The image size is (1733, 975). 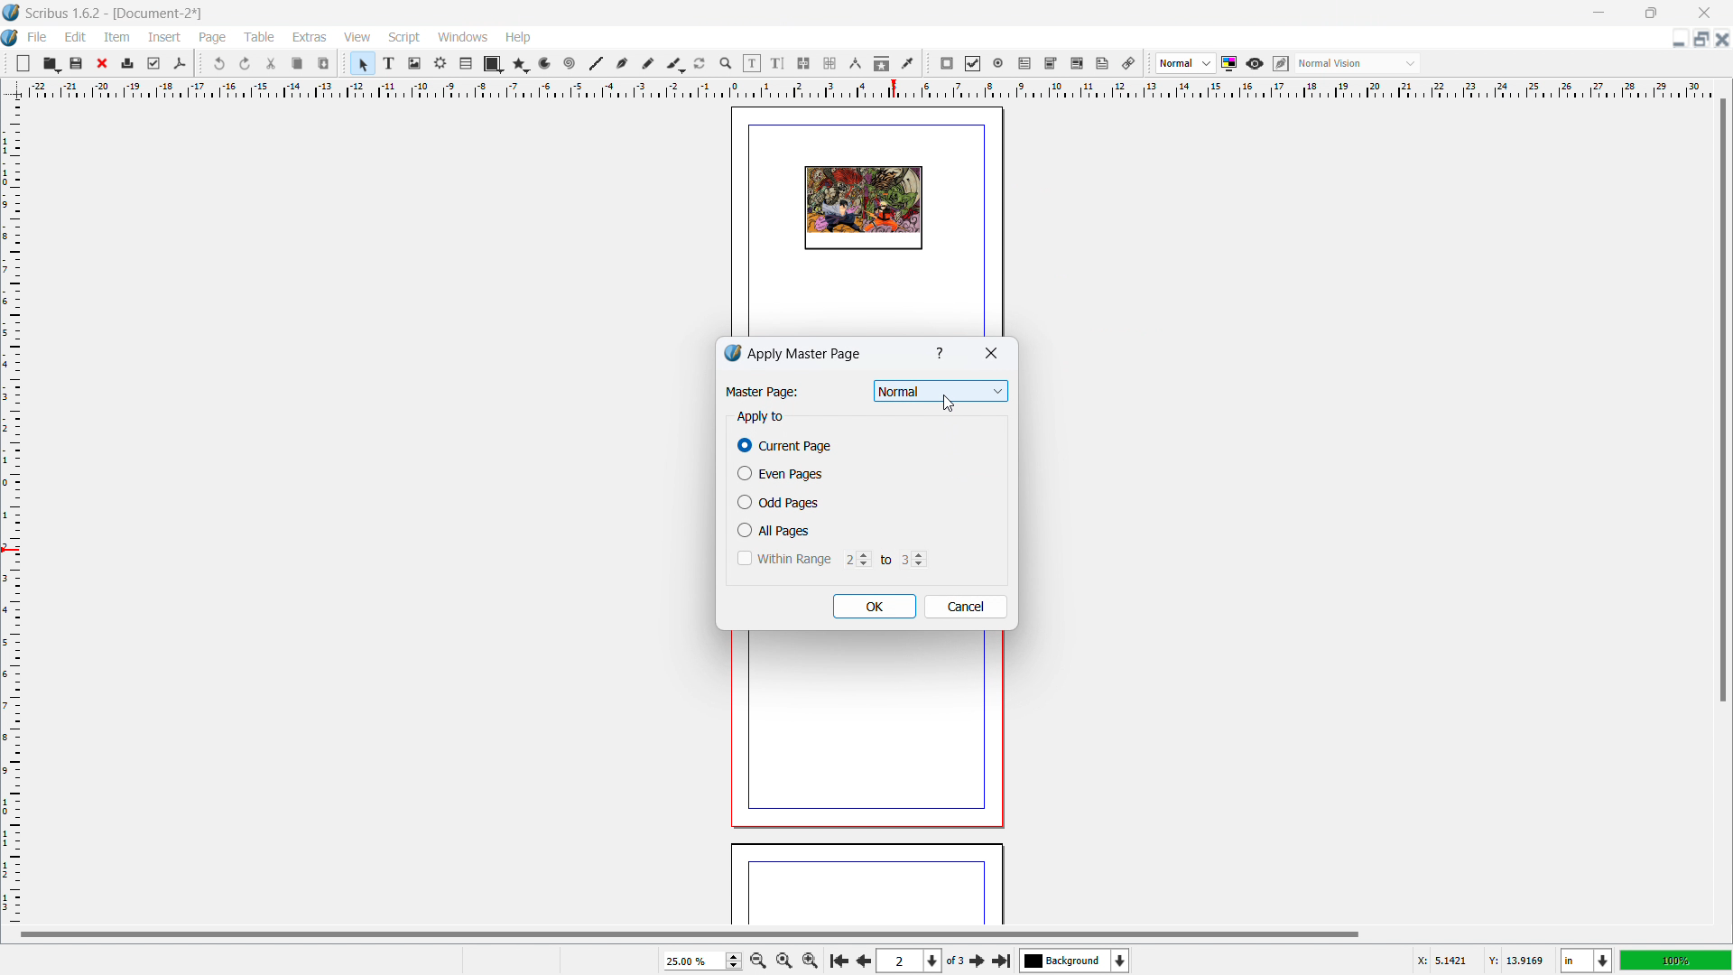 I want to click on windows, so click(x=464, y=37).